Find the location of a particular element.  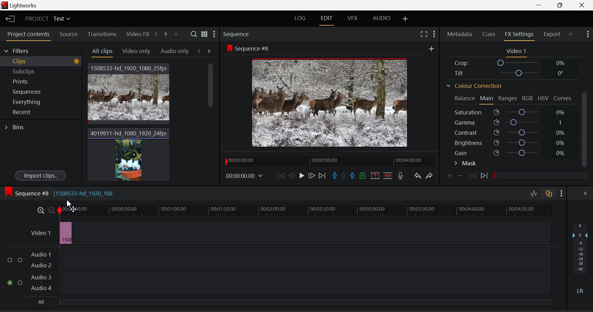

Brightness is located at coordinates (513, 144).